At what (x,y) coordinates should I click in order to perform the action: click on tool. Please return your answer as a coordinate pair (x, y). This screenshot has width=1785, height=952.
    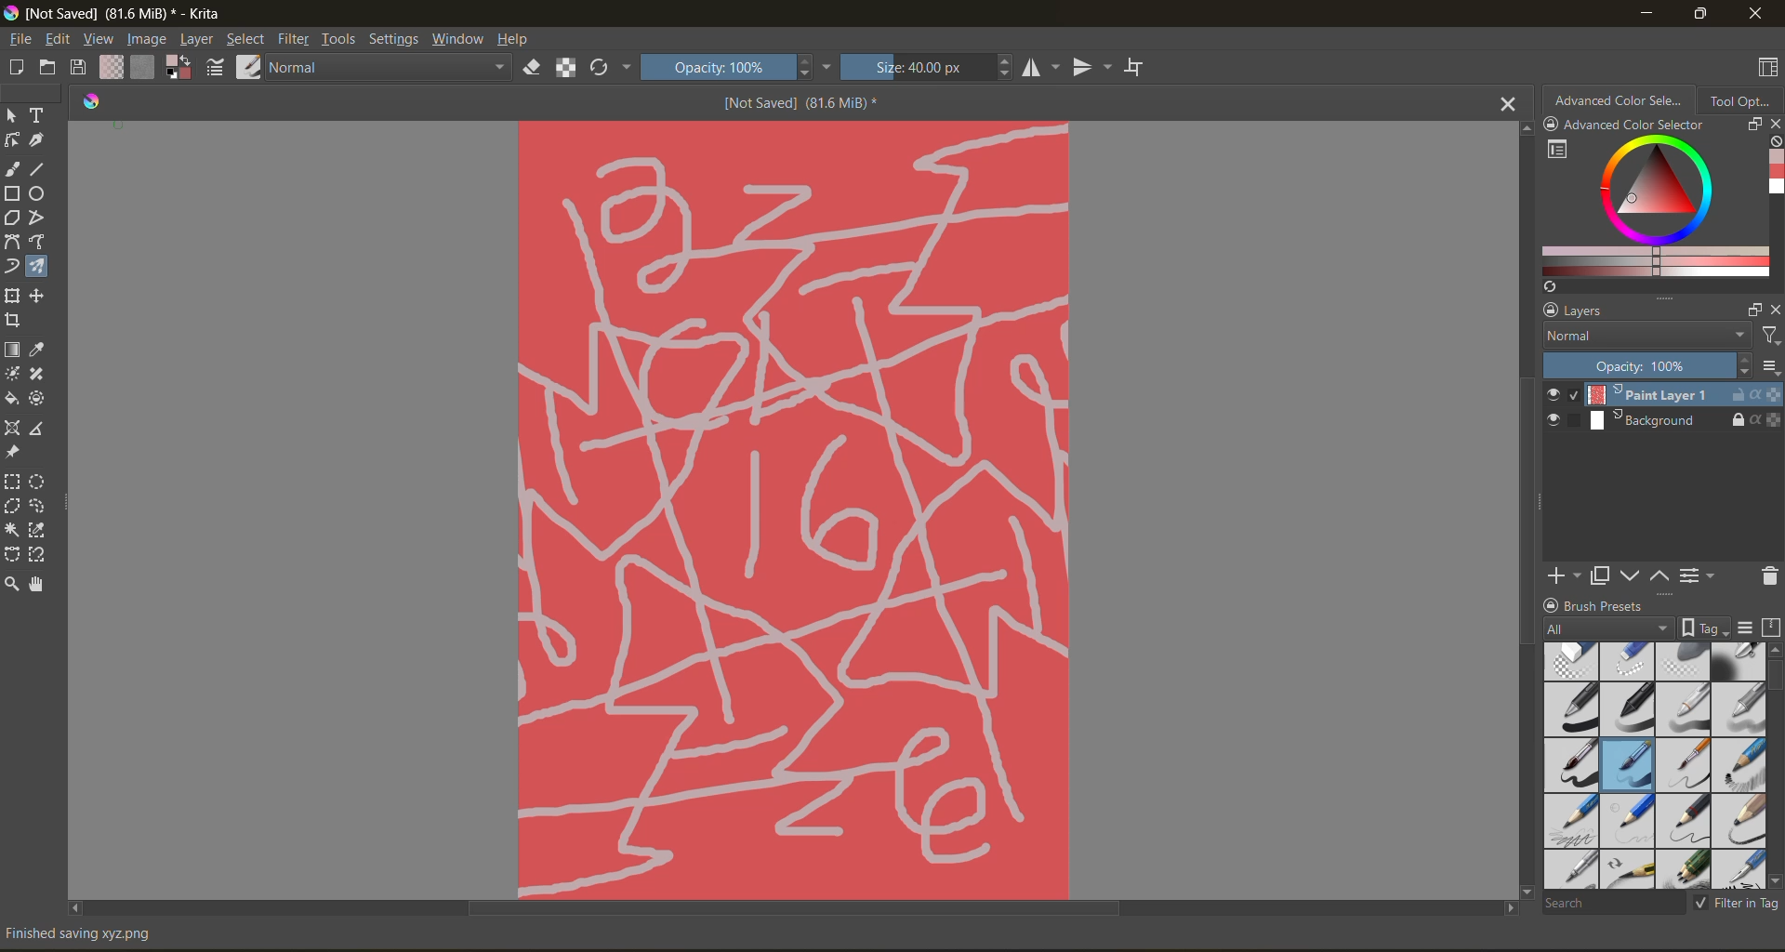
    Looking at the image, I should click on (38, 115).